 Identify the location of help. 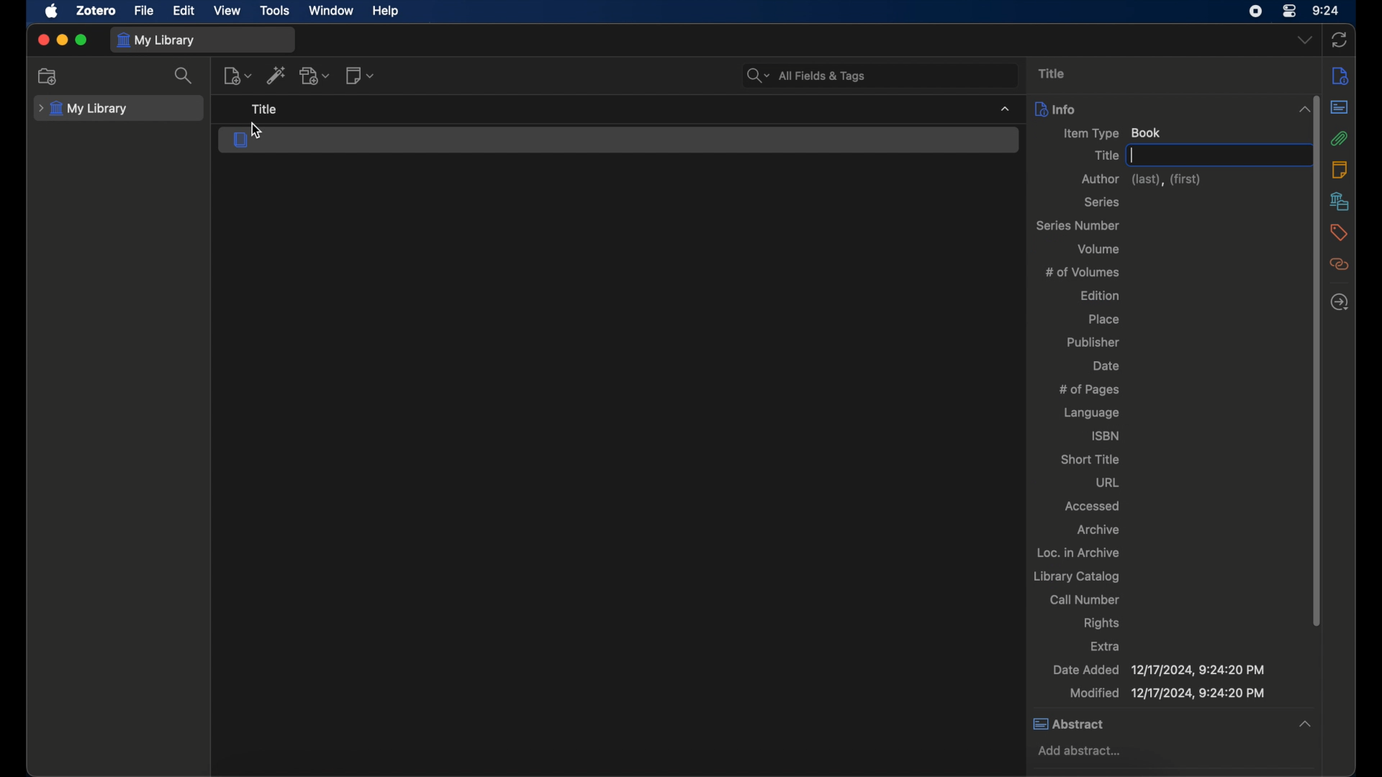
(385, 12).